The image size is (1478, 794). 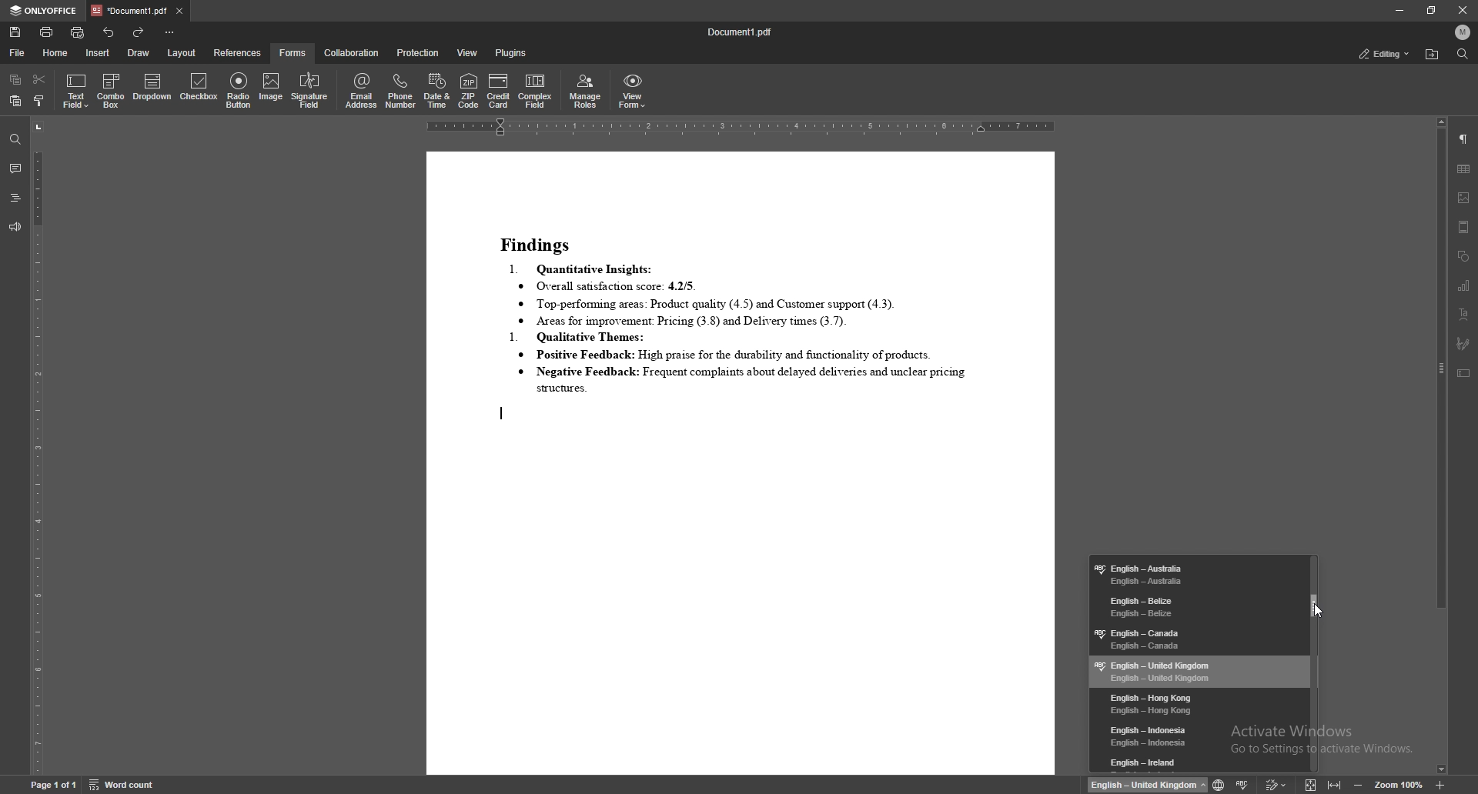 I want to click on close tab, so click(x=179, y=12).